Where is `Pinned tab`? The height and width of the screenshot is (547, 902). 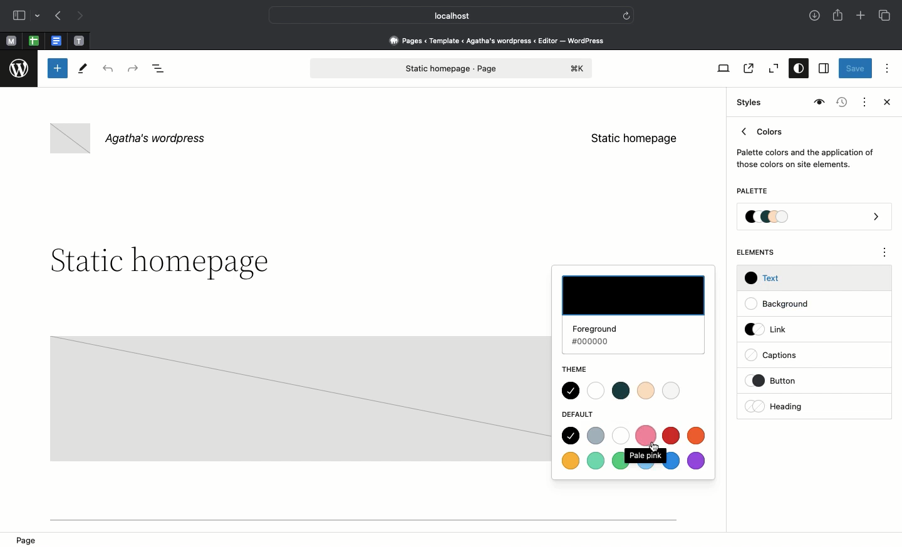 Pinned tab is located at coordinates (58, 41).